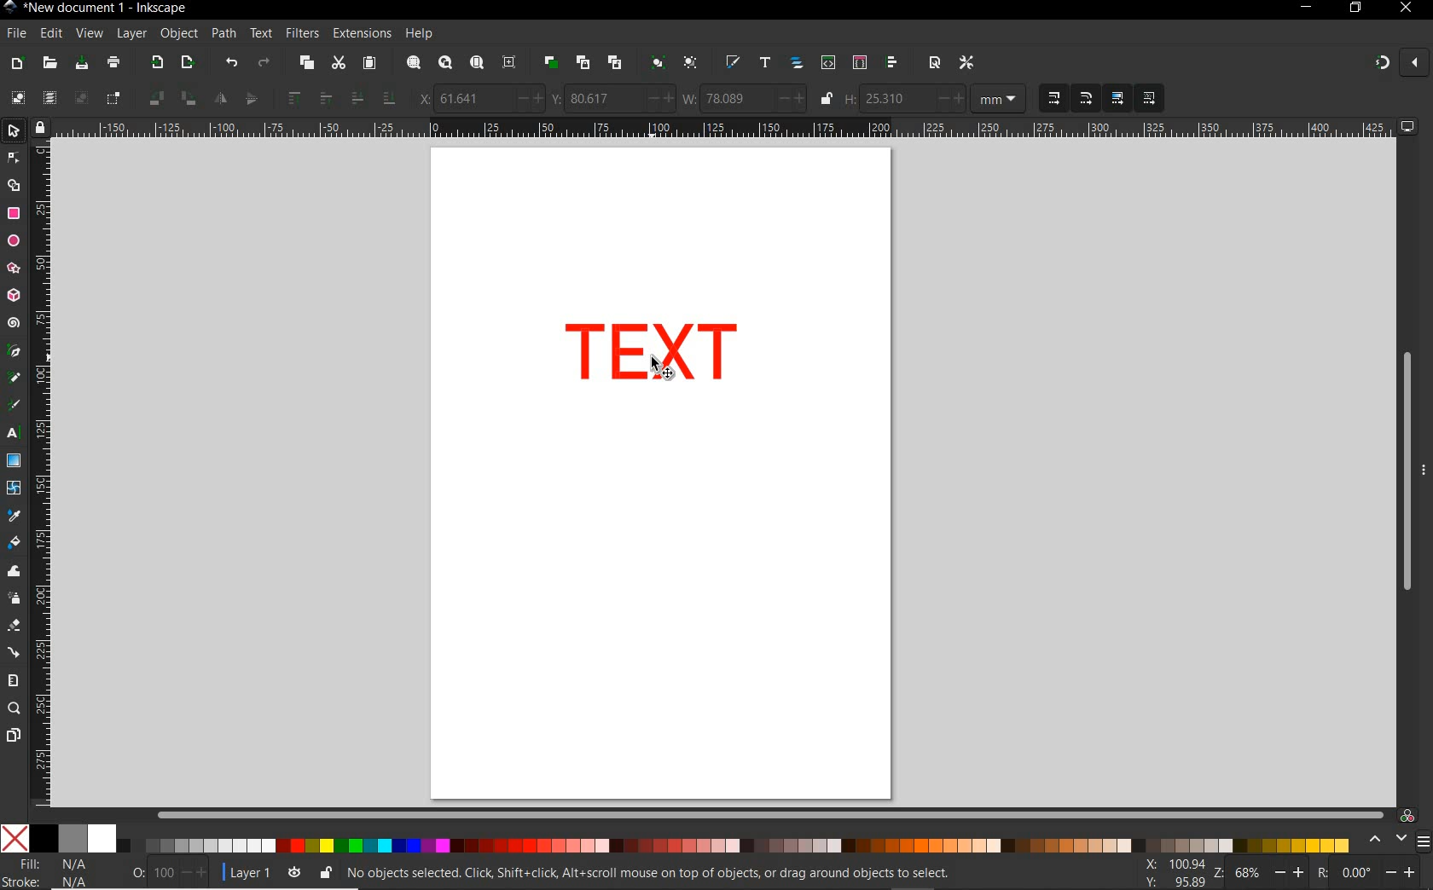 The width and height of the screenshot is (1433, 890). What do you see at coordinates (14, 325) in the screenshot?
I see `spiral tool` at bounding box center [14, 325].